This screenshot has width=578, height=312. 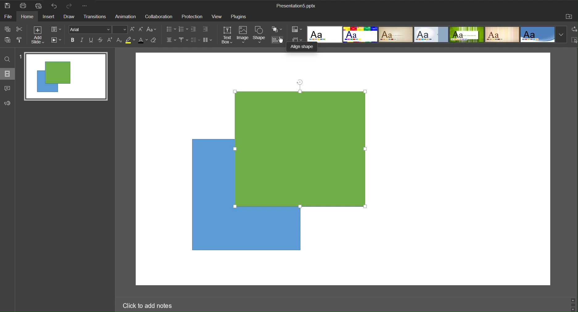 What do you see at coordinates (96, 17) in the screenshot?
I see `Transitions` at bounding box center [96, 17].